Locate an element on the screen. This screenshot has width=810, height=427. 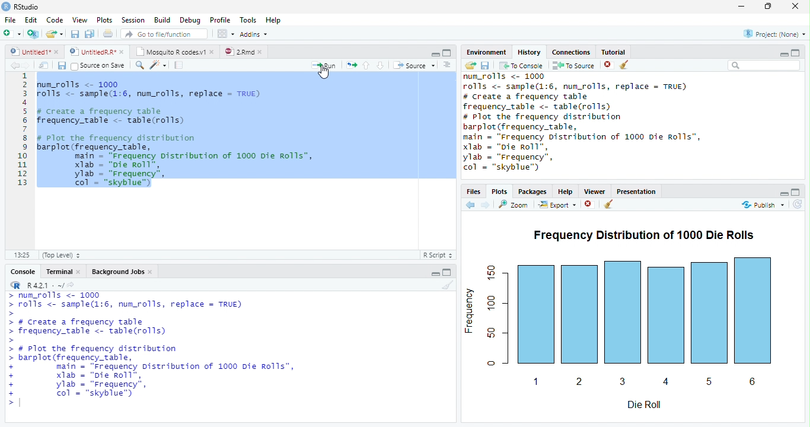
Open an existing file is located at coordinates (55, 34).